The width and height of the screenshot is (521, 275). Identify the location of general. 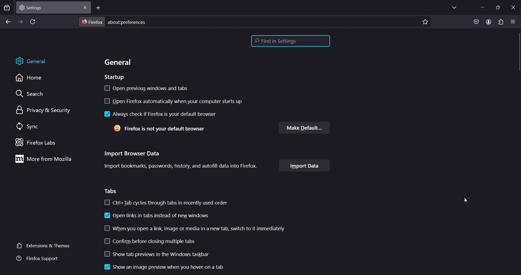
(32, 62).